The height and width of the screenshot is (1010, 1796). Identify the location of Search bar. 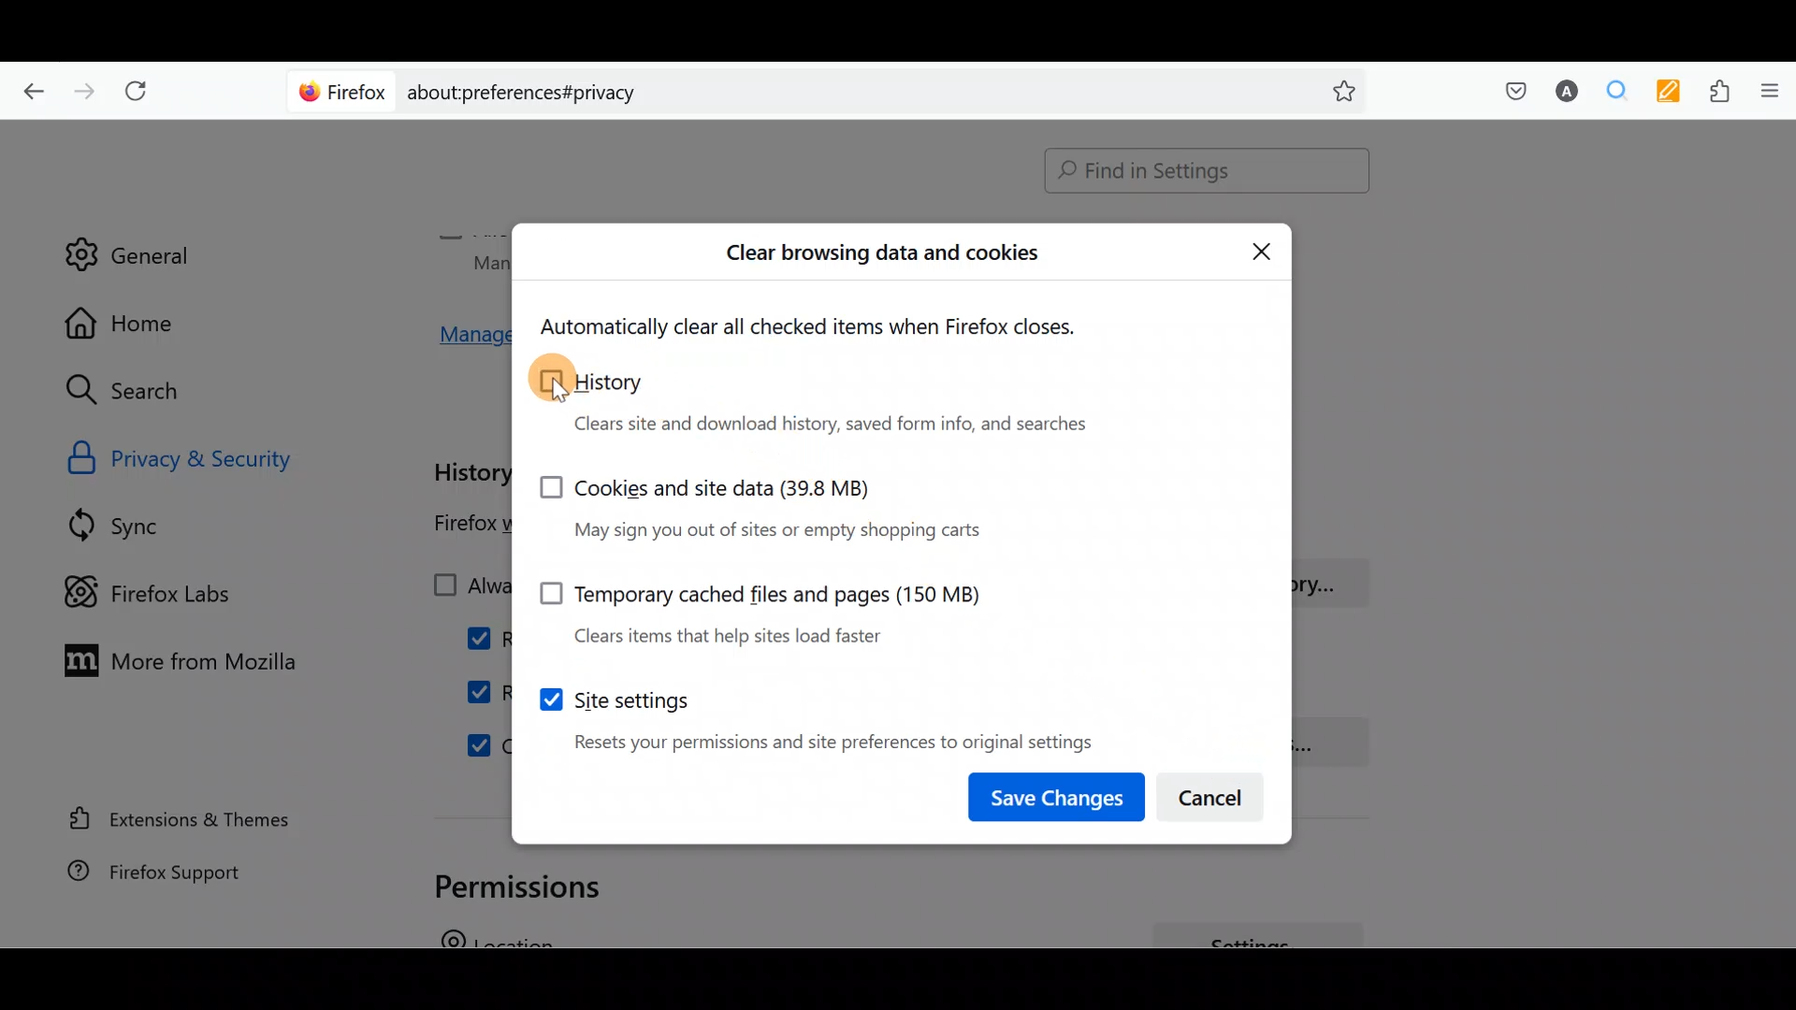
(833, 89).